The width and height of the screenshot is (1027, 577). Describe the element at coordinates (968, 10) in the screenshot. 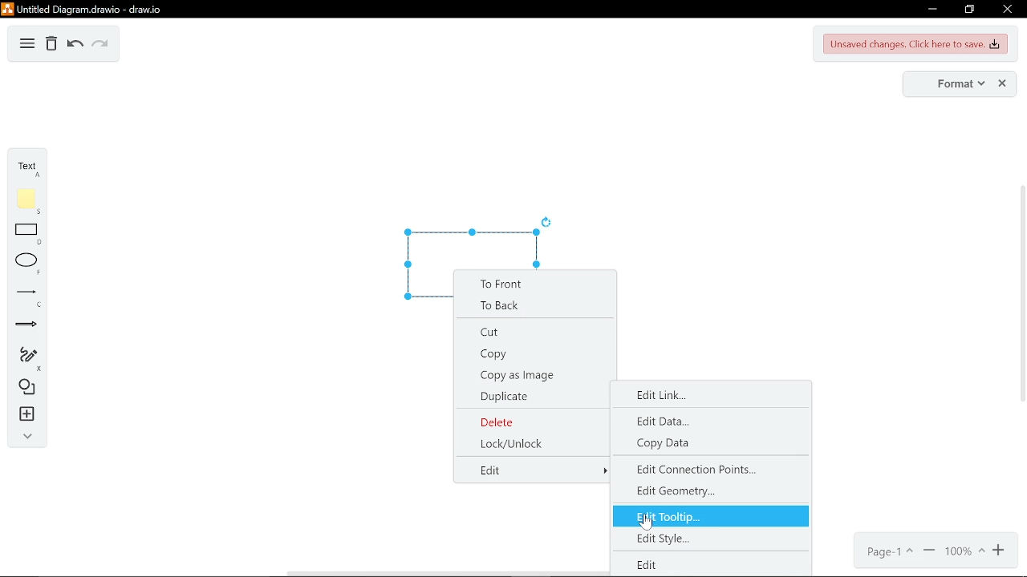

I see `restore down` at that location.